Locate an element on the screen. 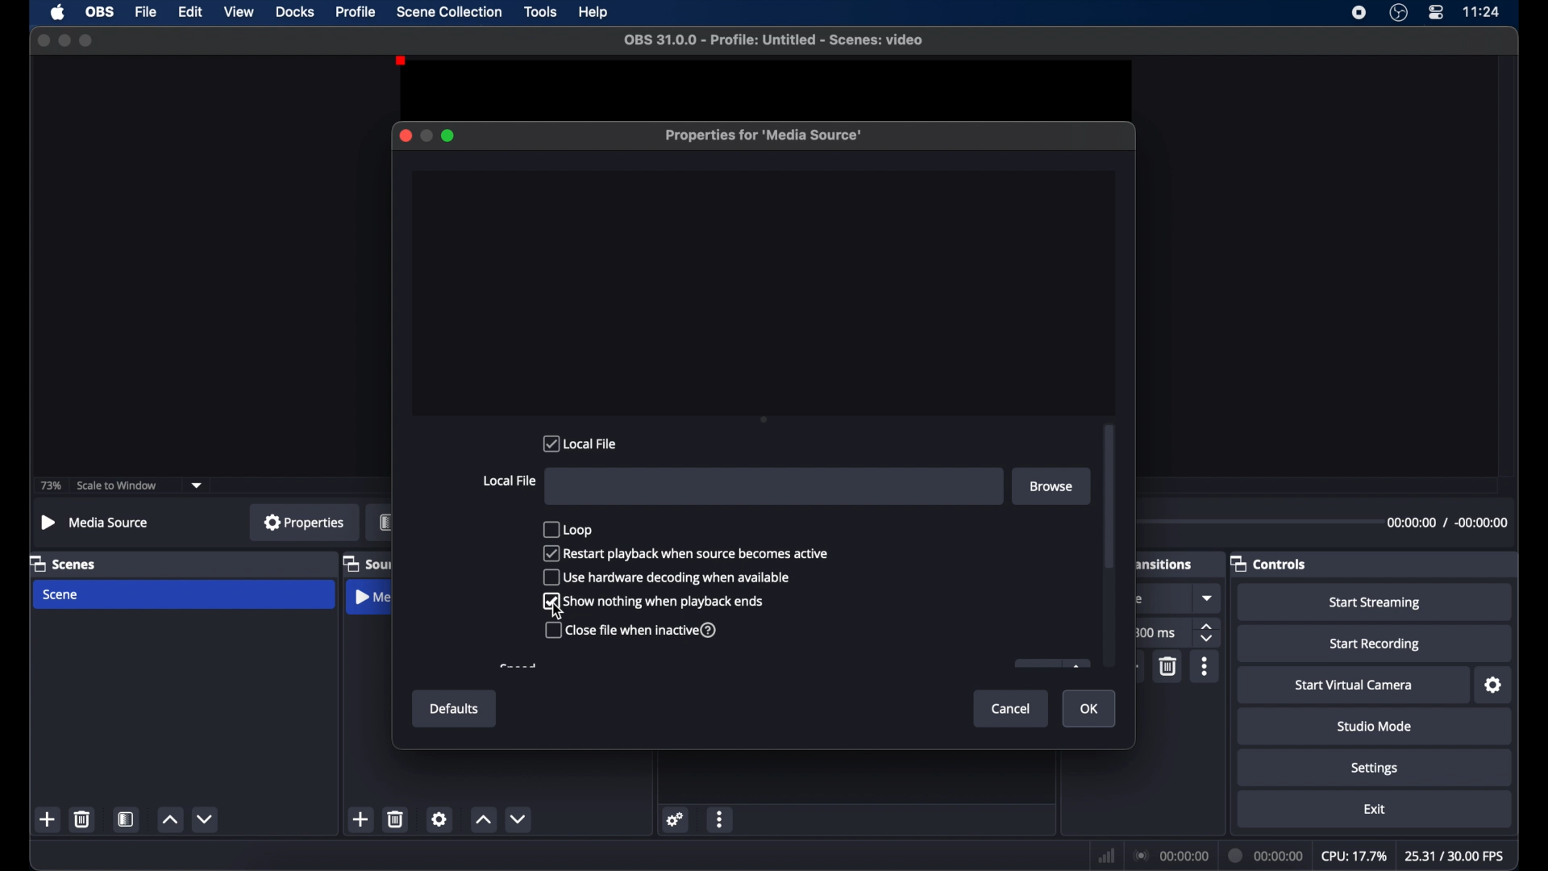  filters is located at coordinates (386, 521).